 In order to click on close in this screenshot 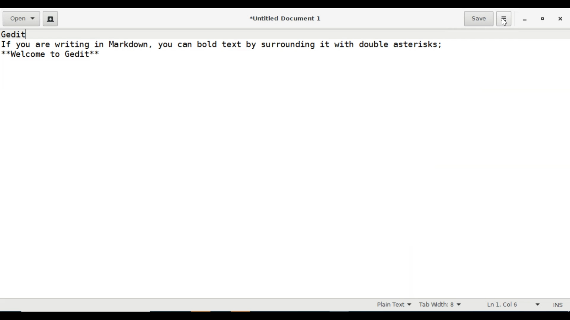, I will do `click(560, 18)`.